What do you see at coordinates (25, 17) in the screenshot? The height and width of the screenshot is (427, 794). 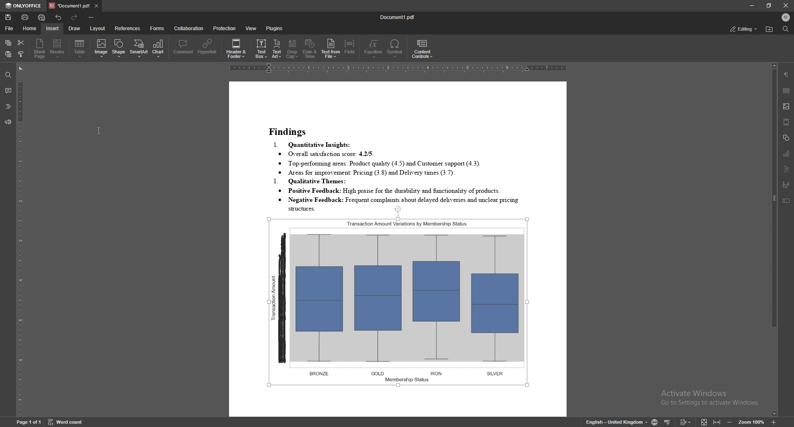 I see `print` at bounding box center [25, 17].